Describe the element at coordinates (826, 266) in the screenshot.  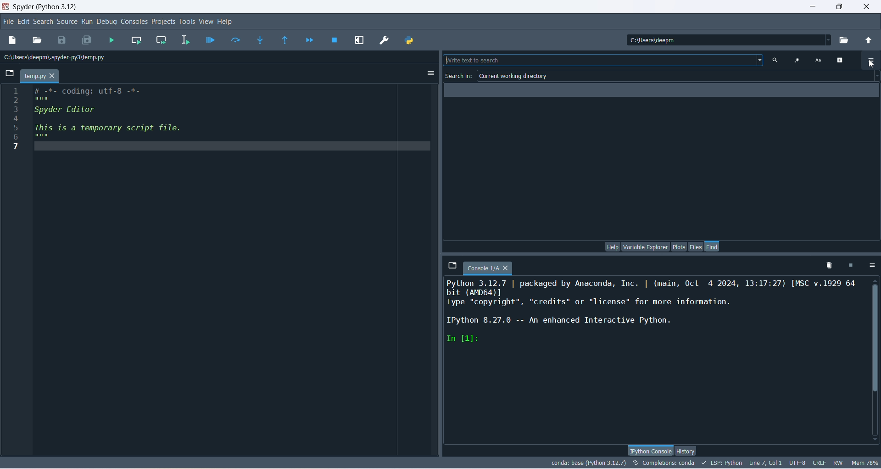
I see `remove` at that location.